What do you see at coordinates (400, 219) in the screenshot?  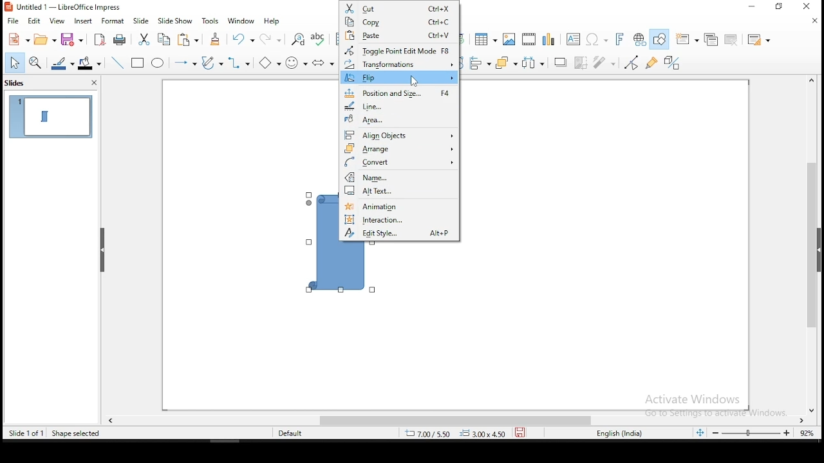 I see `interaction` at bounding box center [400, 219].